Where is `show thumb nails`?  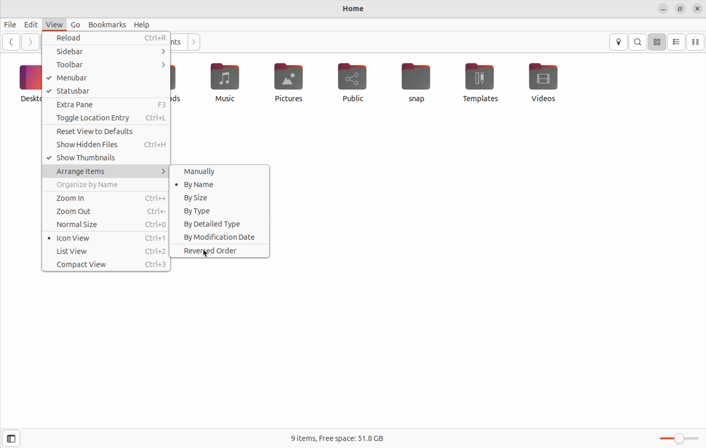 show thumb nails is located at coordinates (106, 157).